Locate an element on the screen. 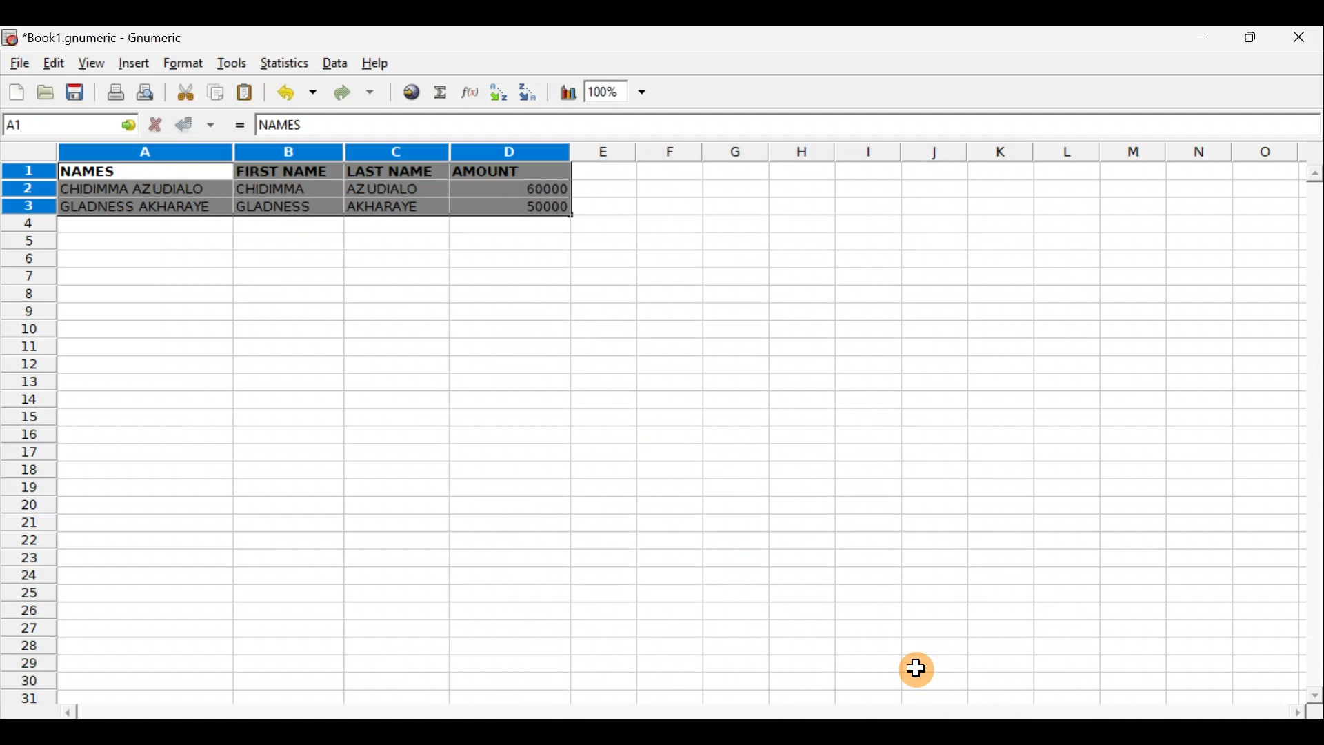 Image resolution: width=1324 pixels, height=745 pixels. Minimize is located at coordinates (1203, 41).